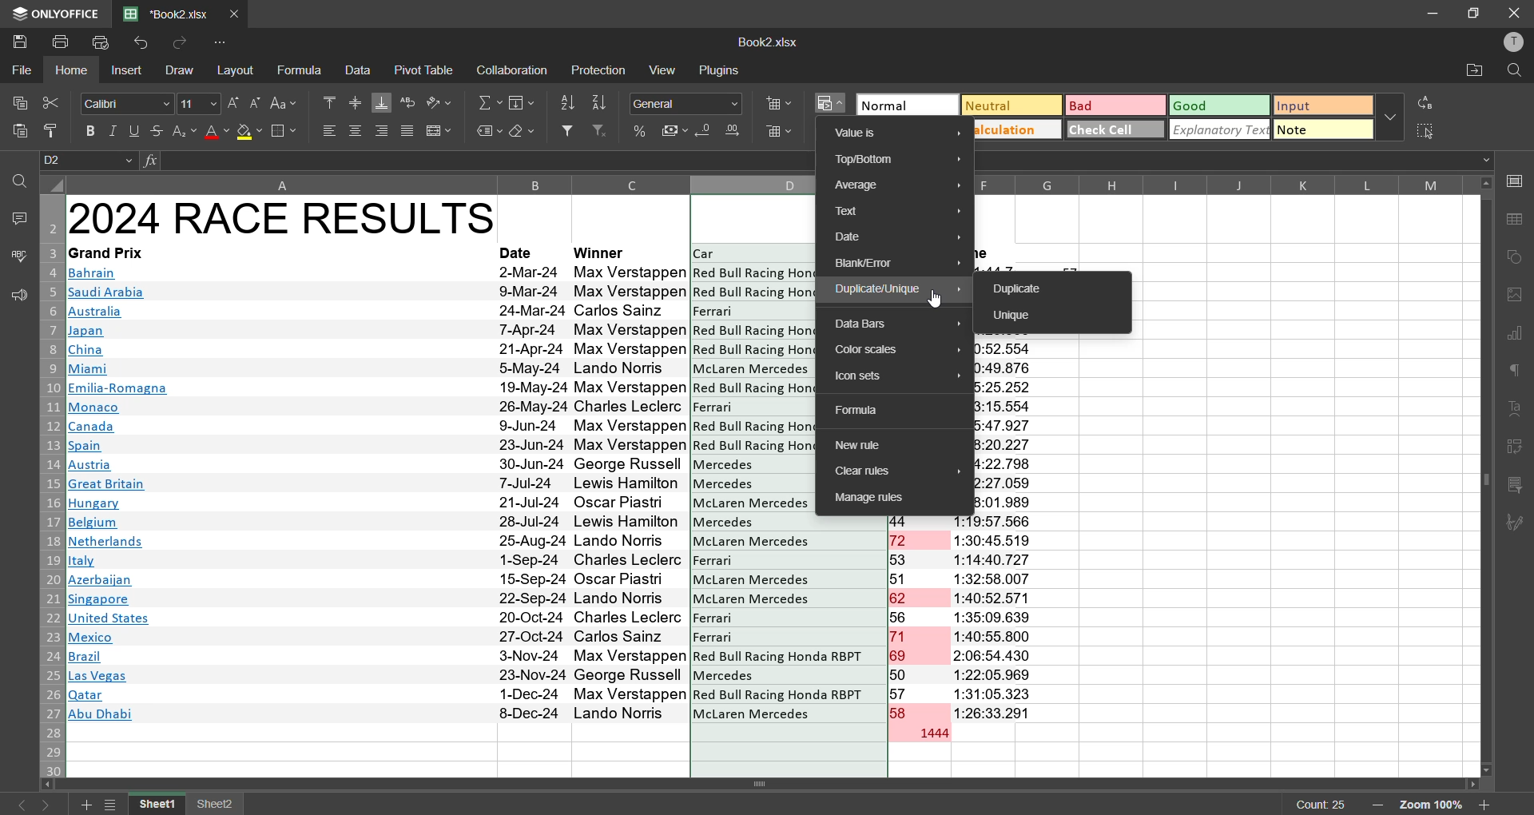 Image resolution: width=1534 pixels, height=815 pixels. I want to click on check cell, so click(1112, 128).